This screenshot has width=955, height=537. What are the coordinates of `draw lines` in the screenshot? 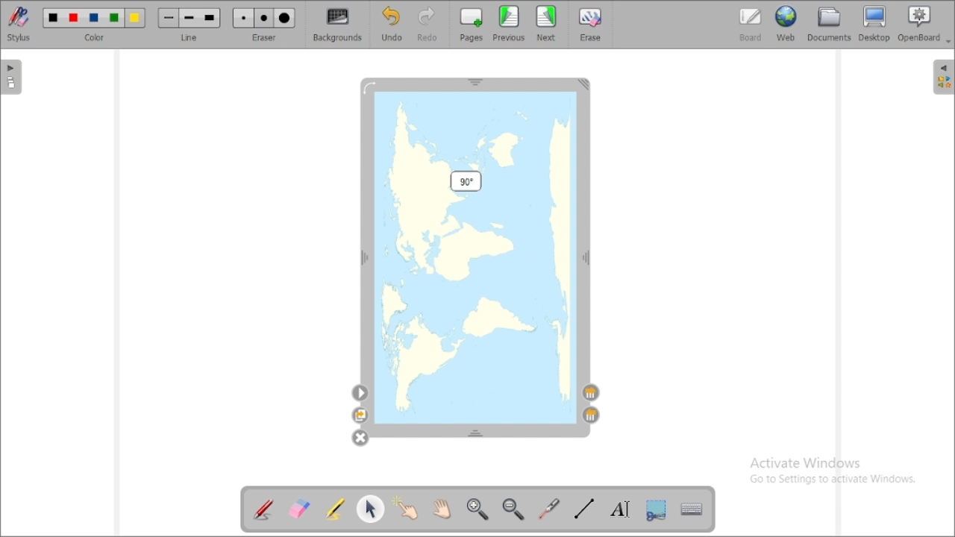 It's located at (583, 509).